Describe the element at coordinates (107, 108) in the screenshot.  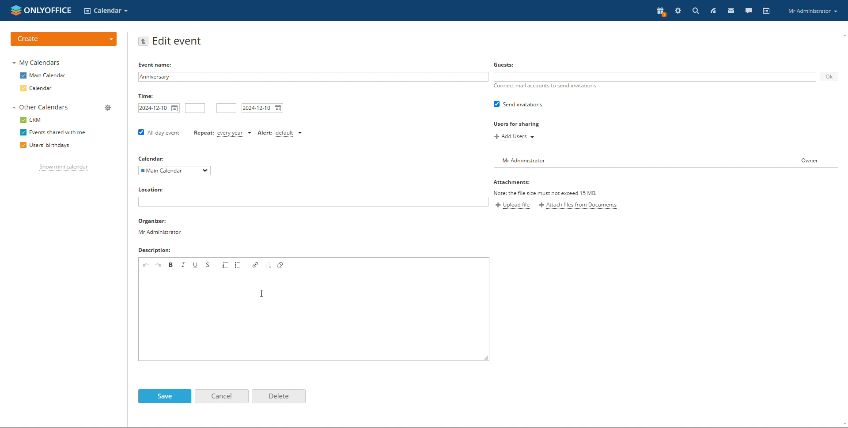
I see `manage` at that location.